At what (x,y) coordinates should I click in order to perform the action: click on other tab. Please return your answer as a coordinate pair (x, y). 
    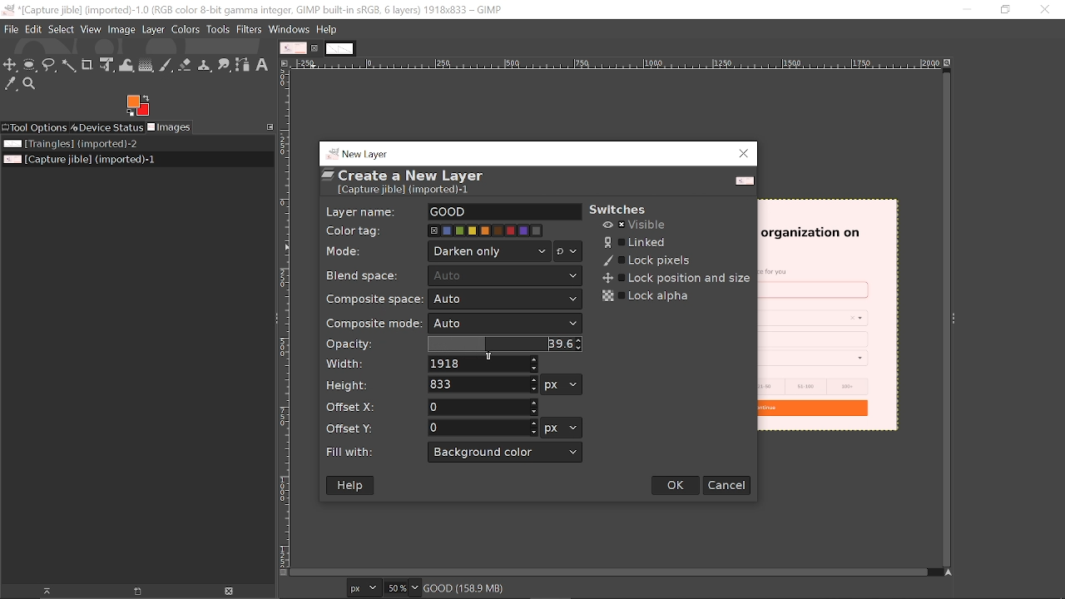
    Looking at the image, I should click on (340, 49).